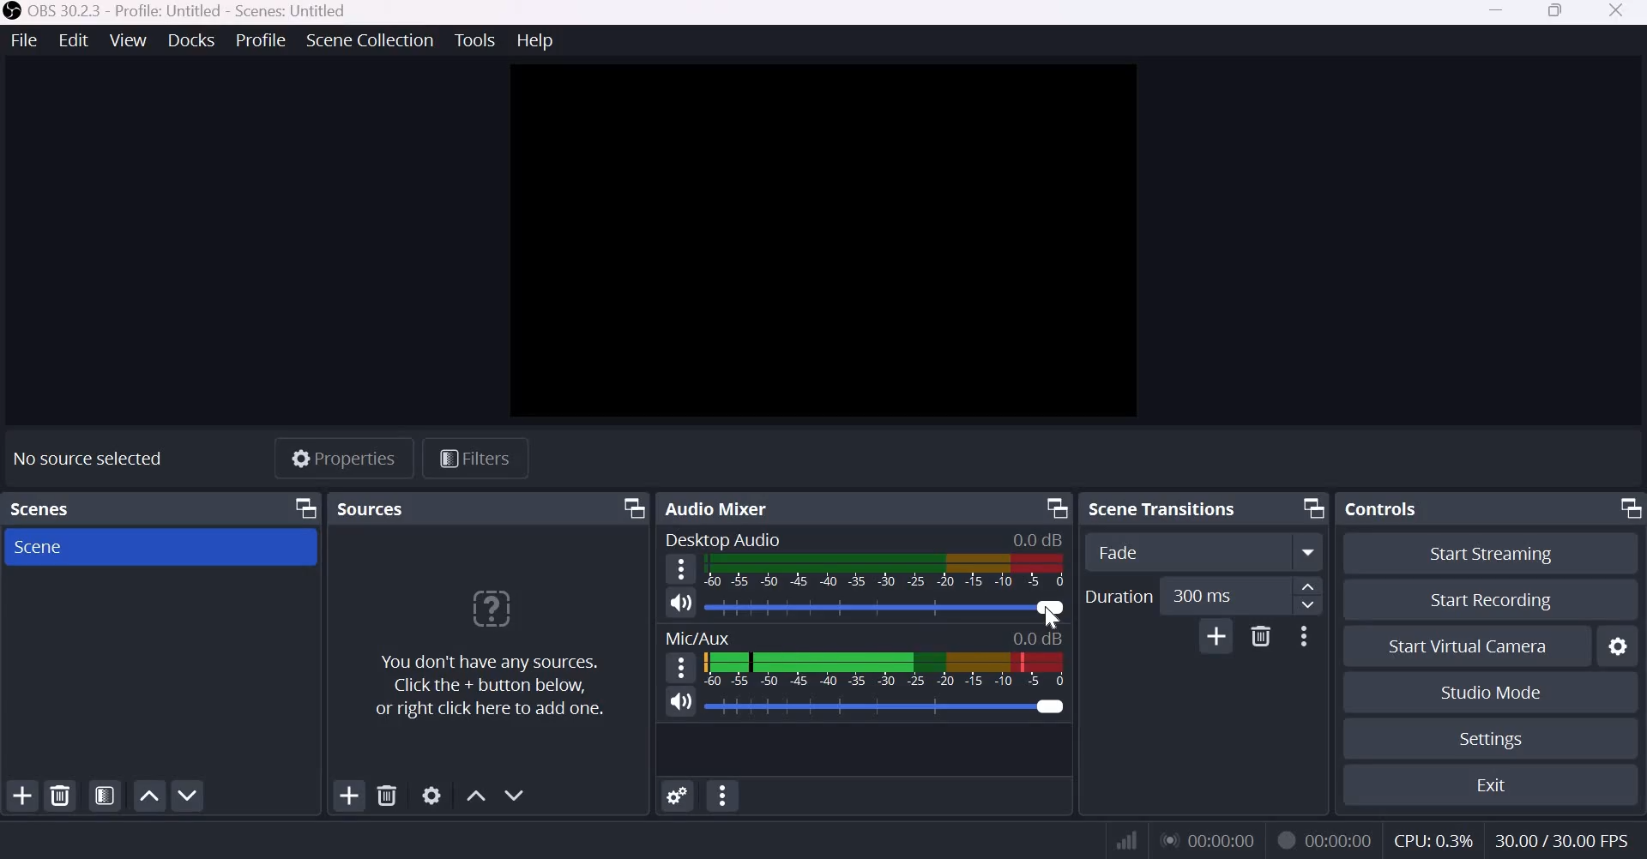 Image resolution: width=1647 pixels, height=859 pixels. I want to click on Delete Transition, so click(1260, 636).